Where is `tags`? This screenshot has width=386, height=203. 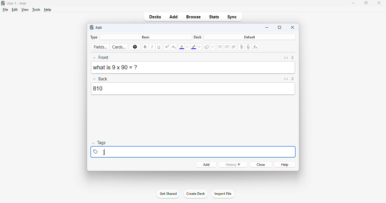
tags is located at coordinates (100, 143).